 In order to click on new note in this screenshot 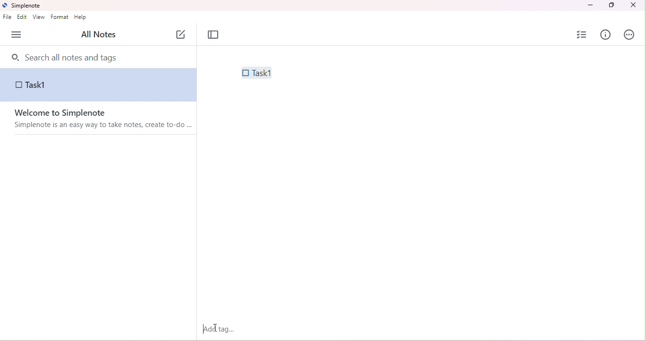, I will do `click(181, 33)`.